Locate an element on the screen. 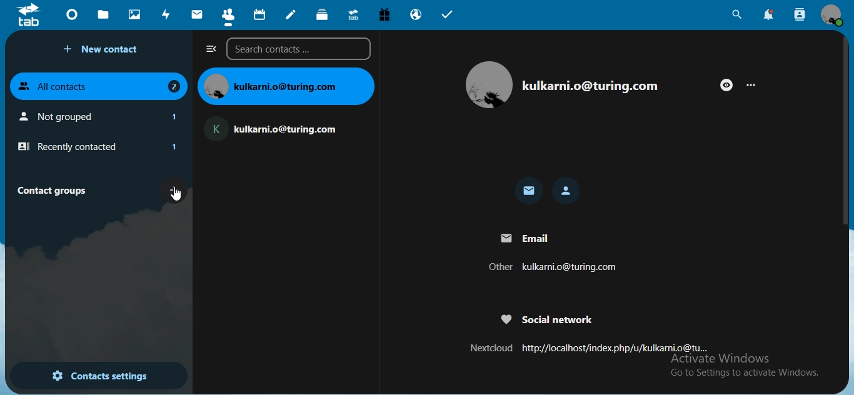 The image size is (854, 395).  Social network is located at coordinates (543, 321).